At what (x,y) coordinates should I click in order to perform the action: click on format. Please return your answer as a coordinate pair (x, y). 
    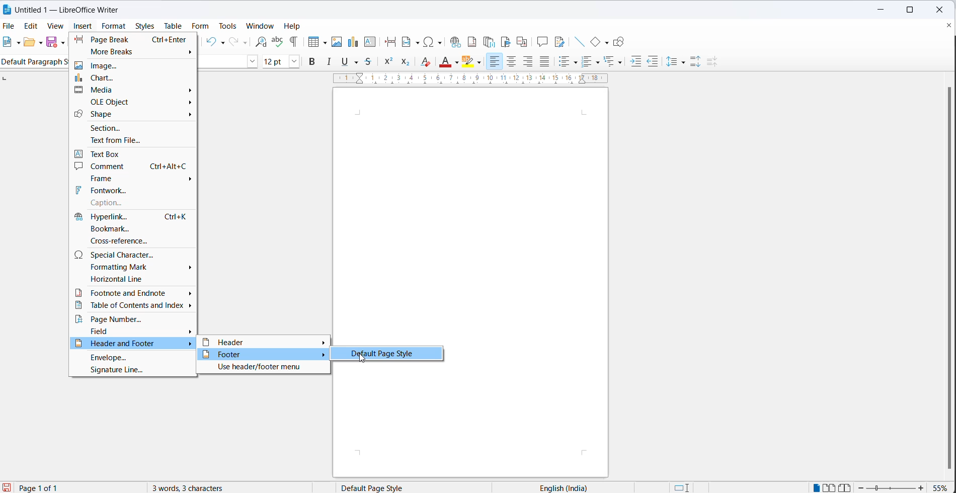
    Looking at the image, I should click on (113, 26).